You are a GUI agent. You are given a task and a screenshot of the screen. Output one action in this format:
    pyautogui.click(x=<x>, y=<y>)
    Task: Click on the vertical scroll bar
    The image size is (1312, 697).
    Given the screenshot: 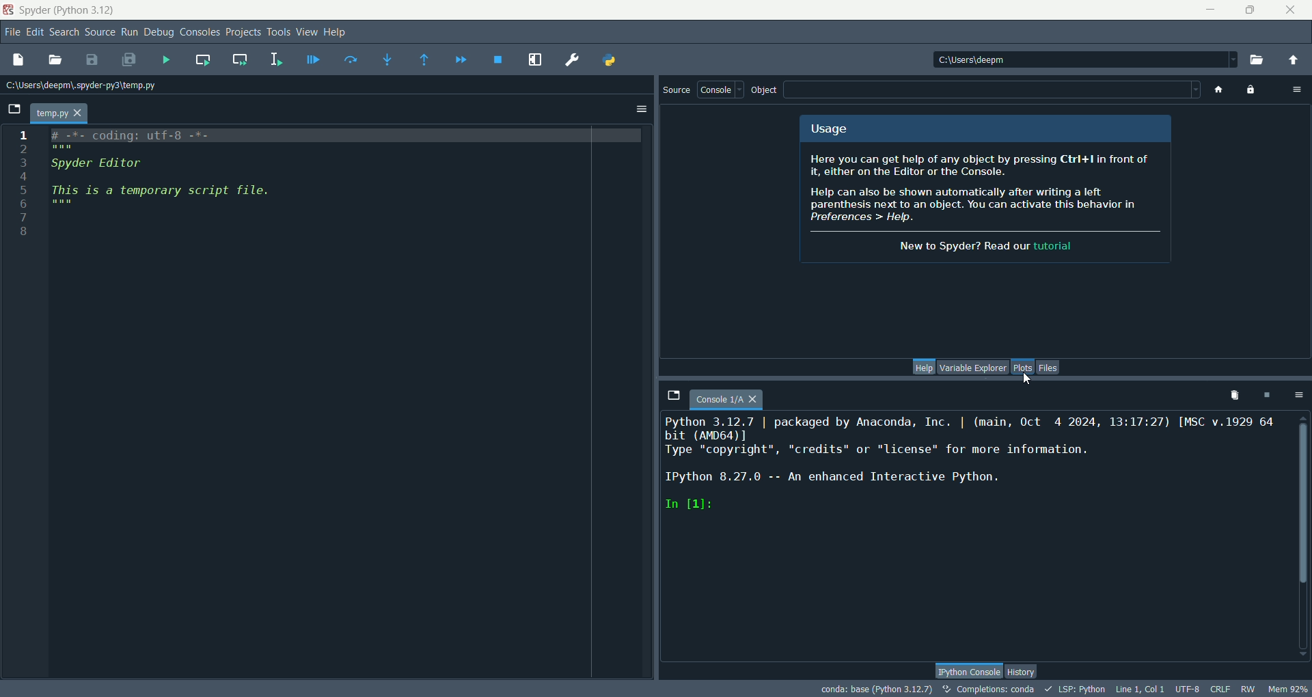 What is the action you would take?
    pyautogui.click(x=1302, y=537)
    